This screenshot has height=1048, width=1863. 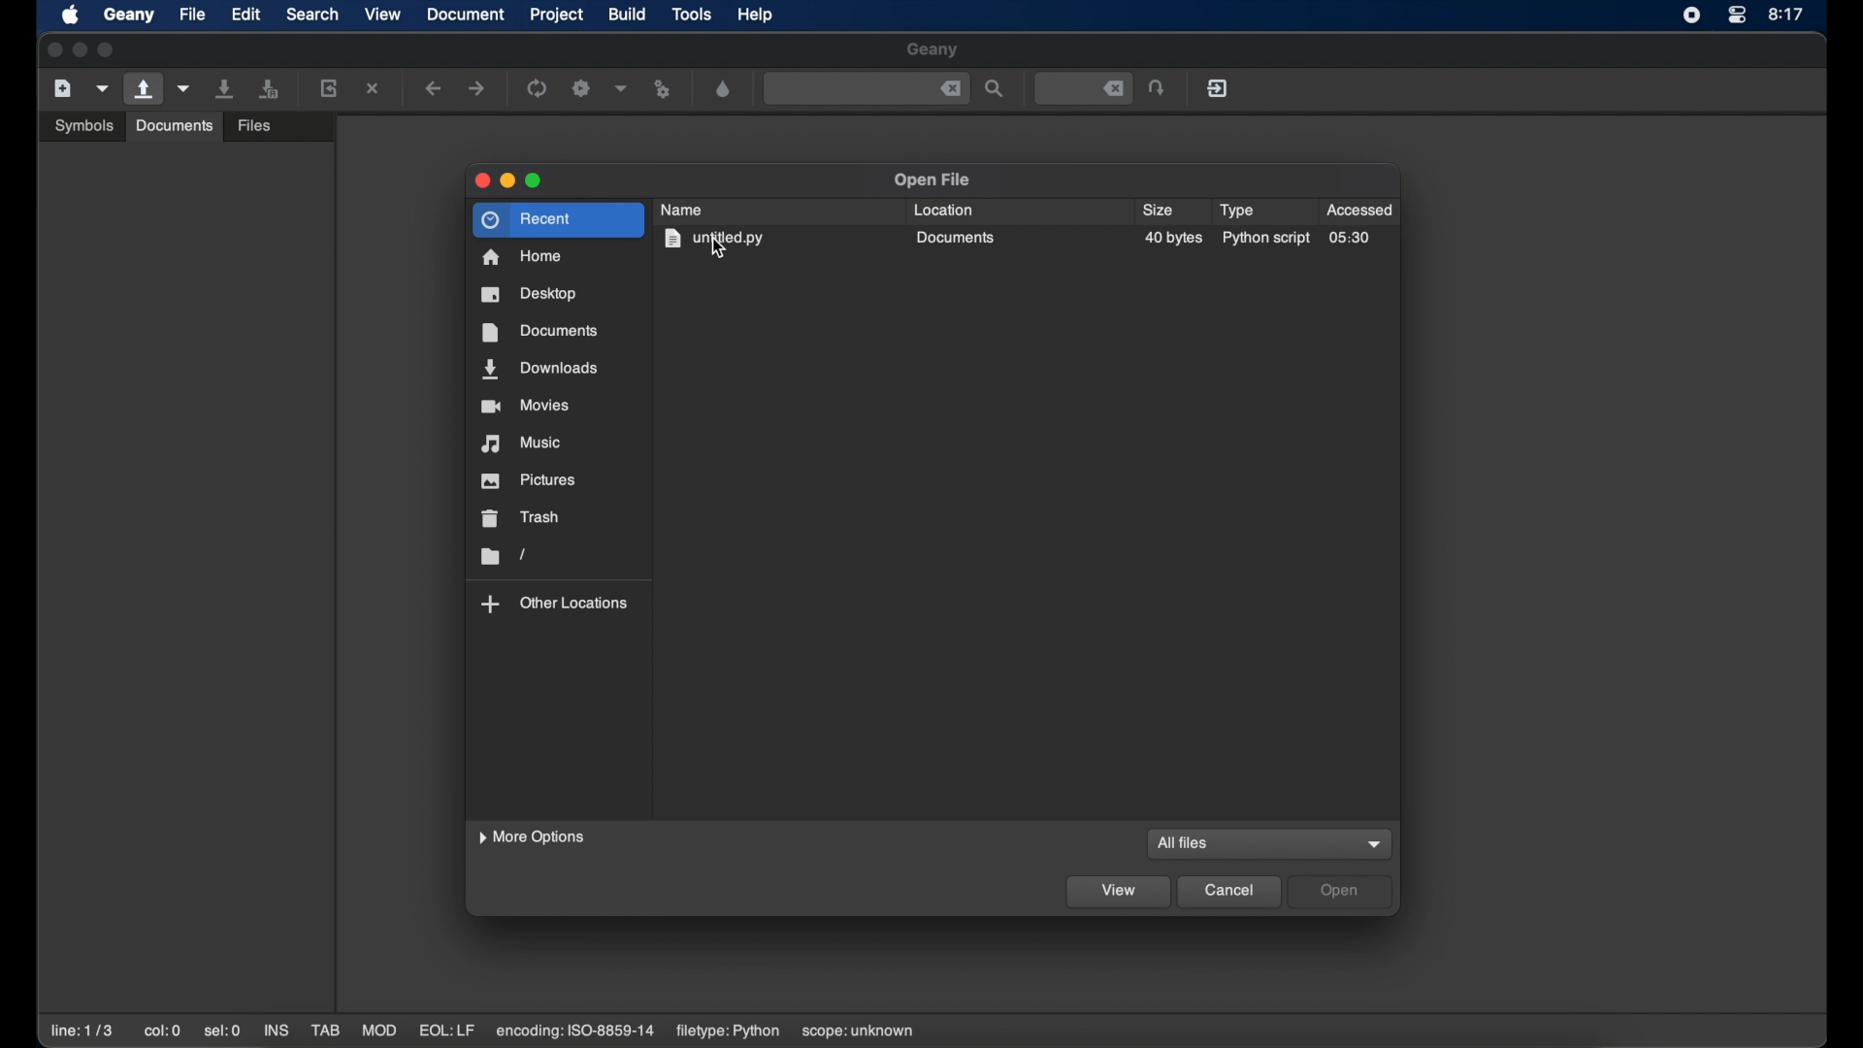 What do you see at coordinates (52, 49) in the screenshot?
I see `close` at bounding box center [52, 49].